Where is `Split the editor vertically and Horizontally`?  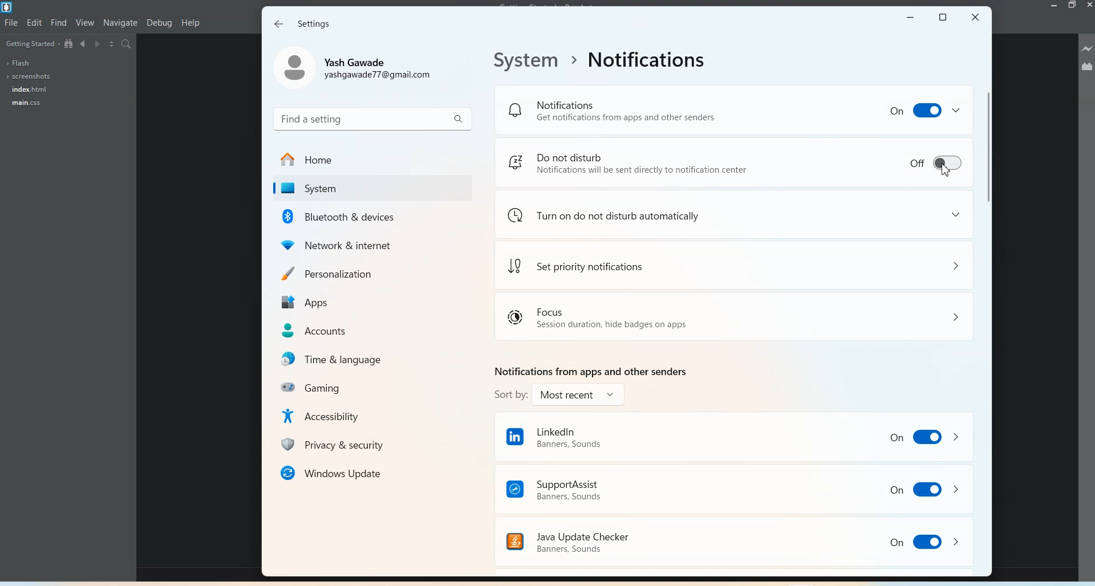 Split the editor vertically and Horizontally is located at coordinates (113, 45).